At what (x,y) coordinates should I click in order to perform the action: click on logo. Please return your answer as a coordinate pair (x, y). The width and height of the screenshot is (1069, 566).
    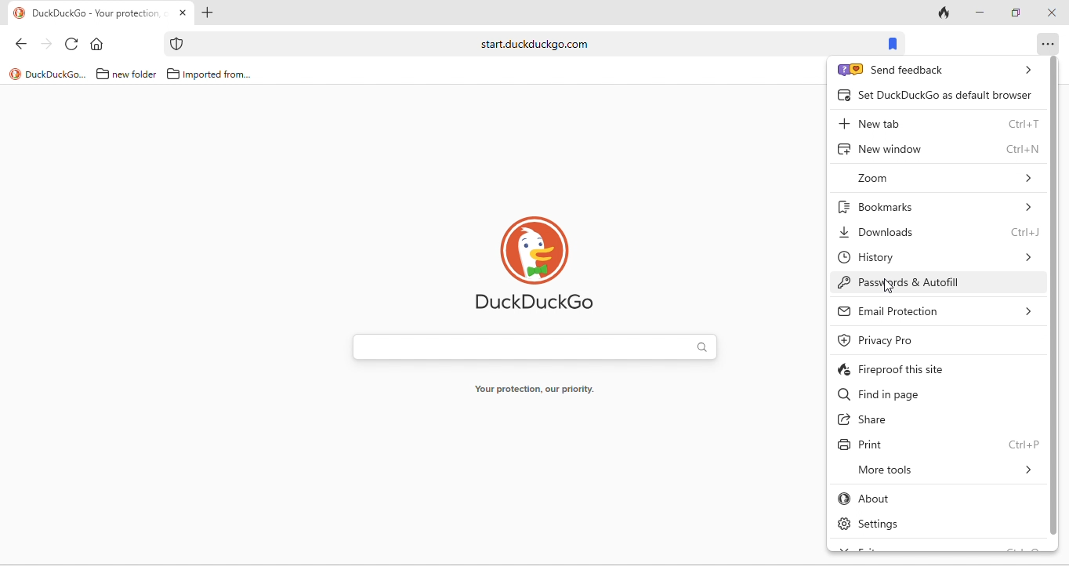
    Looking at the image, I should click on (15, 74).